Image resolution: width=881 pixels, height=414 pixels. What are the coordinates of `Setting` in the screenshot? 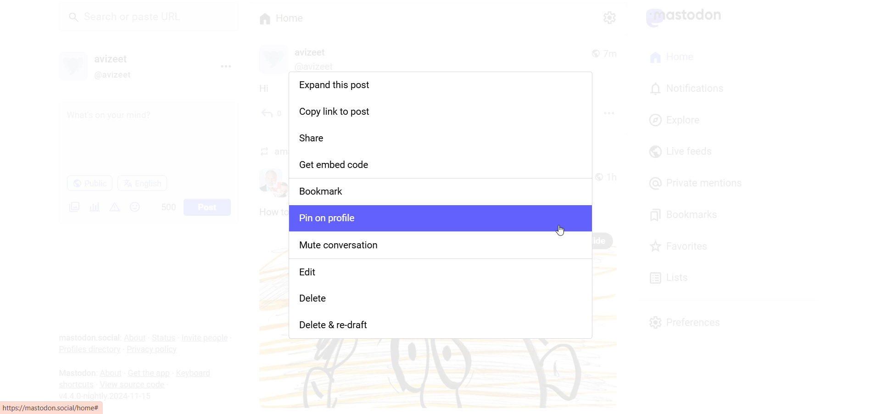 It's located at (608, 17).